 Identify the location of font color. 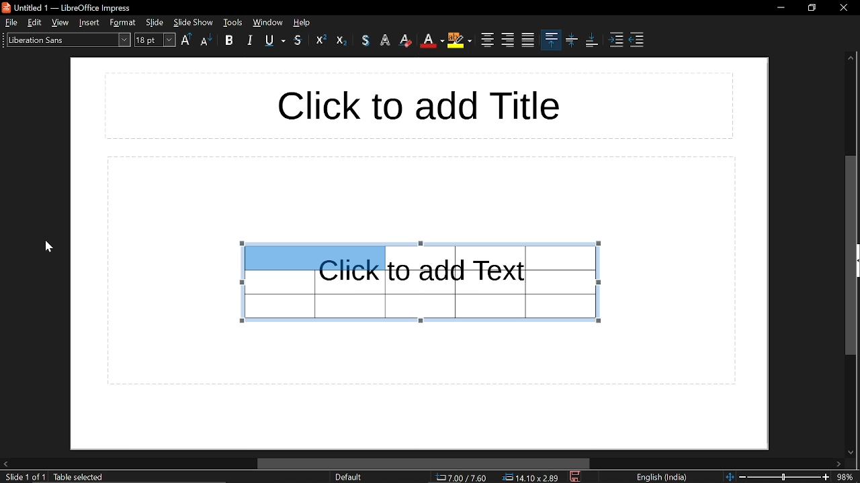
(431, 41).